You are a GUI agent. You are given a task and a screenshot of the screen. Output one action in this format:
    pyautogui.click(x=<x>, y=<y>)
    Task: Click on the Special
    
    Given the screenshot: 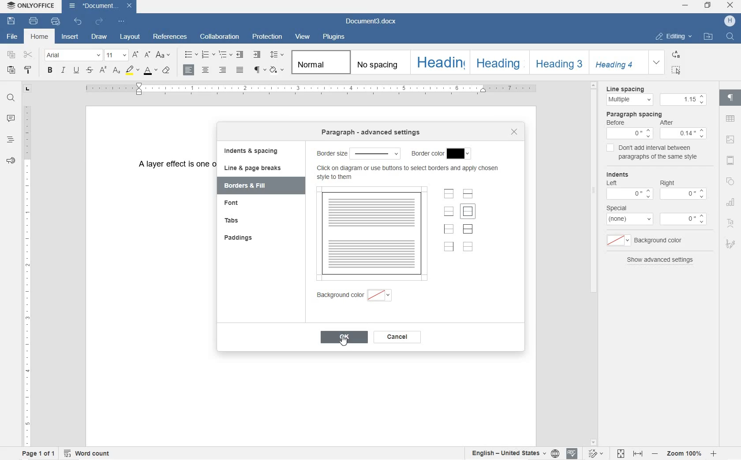 What is the action you would take?
    pyautogui.click(x=629, y=214)
    